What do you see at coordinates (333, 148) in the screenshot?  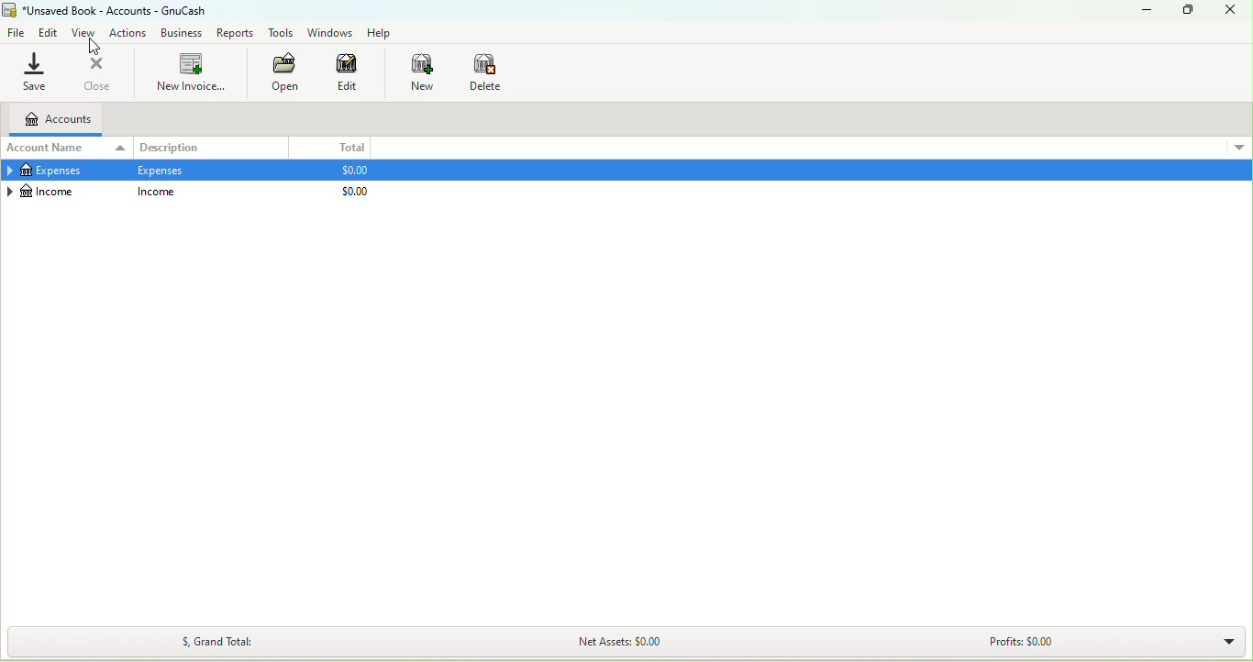 I see `Total` at bounding box center [333, 148].